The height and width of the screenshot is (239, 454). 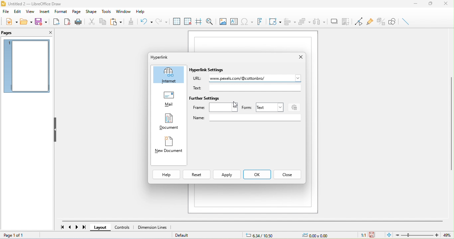 I want to click on export, so click(x=57, y=22).